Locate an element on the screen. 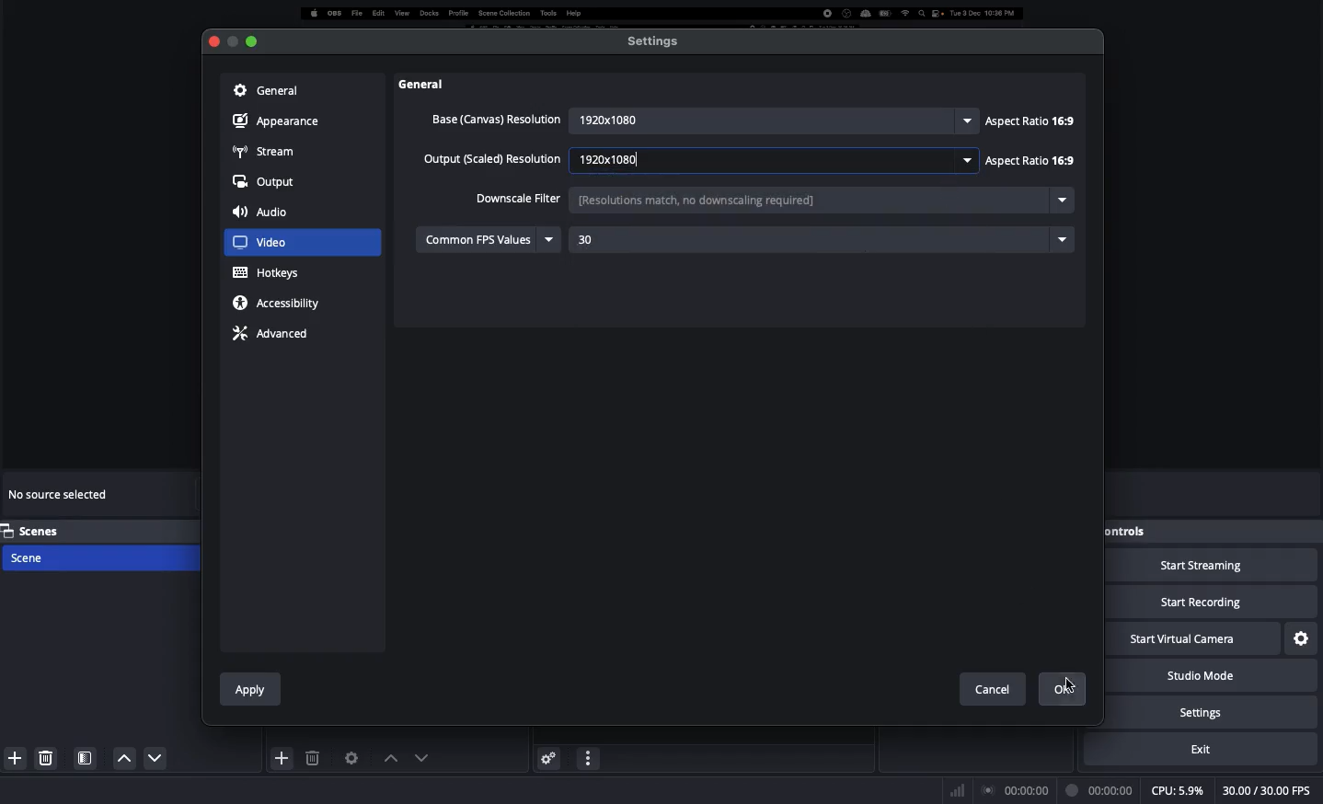  Close is located at coordinates (213, 42).